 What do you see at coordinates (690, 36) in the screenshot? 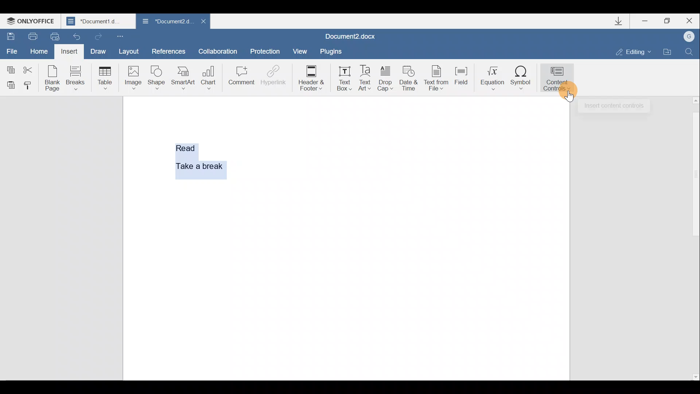
I see `G` at bounding box center [690, 36].